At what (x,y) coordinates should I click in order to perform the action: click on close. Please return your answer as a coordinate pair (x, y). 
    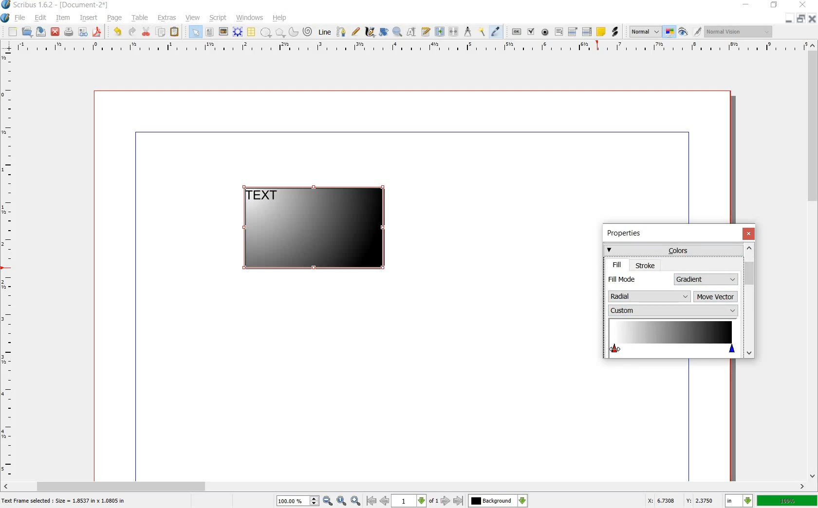
    Looking at the image, I should click on (804, 4).